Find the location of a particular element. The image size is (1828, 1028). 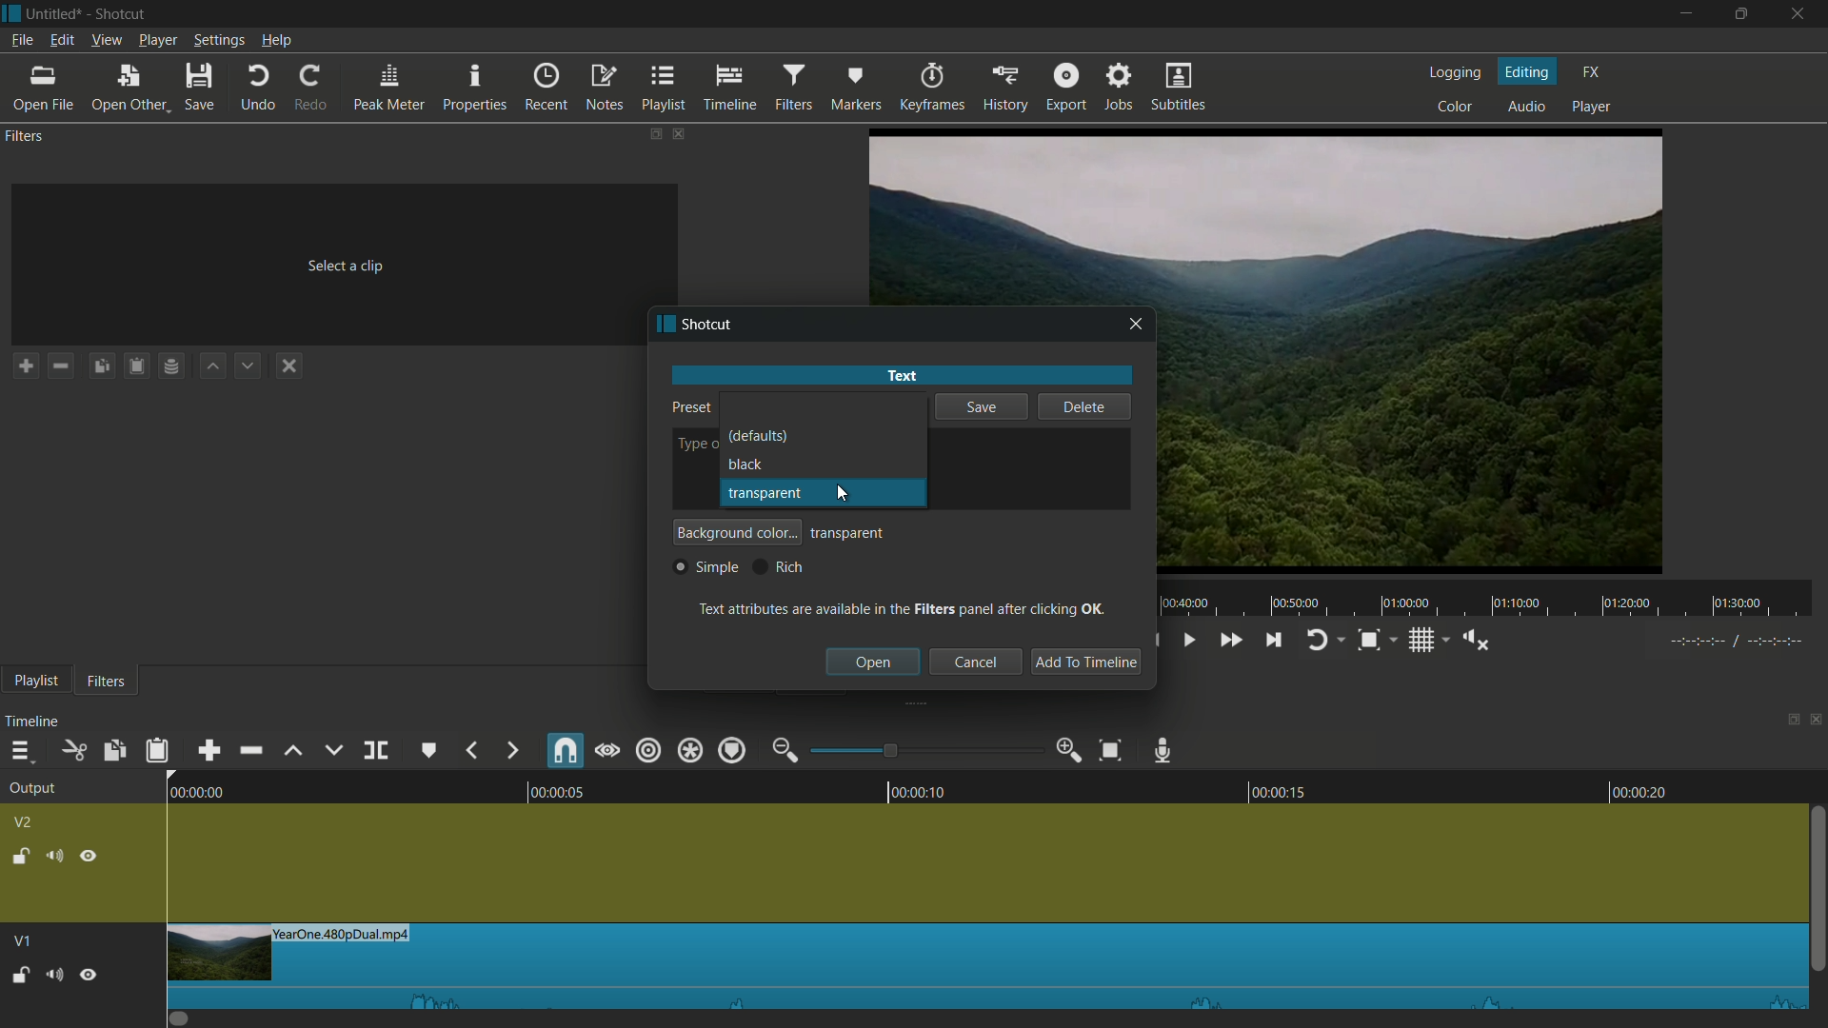

transparent is located at coordinates (848, 534).